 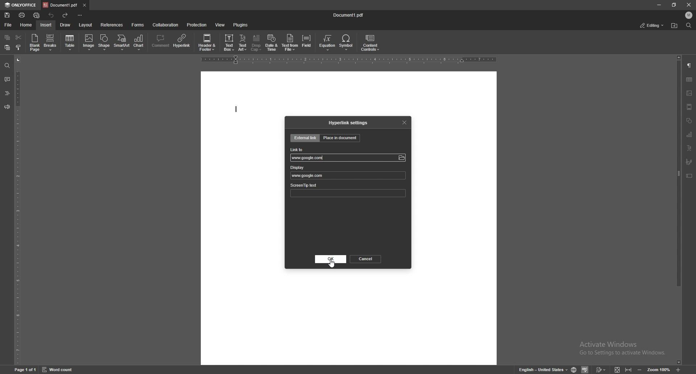 I want to click on place in document, so click(x=340, y=138).